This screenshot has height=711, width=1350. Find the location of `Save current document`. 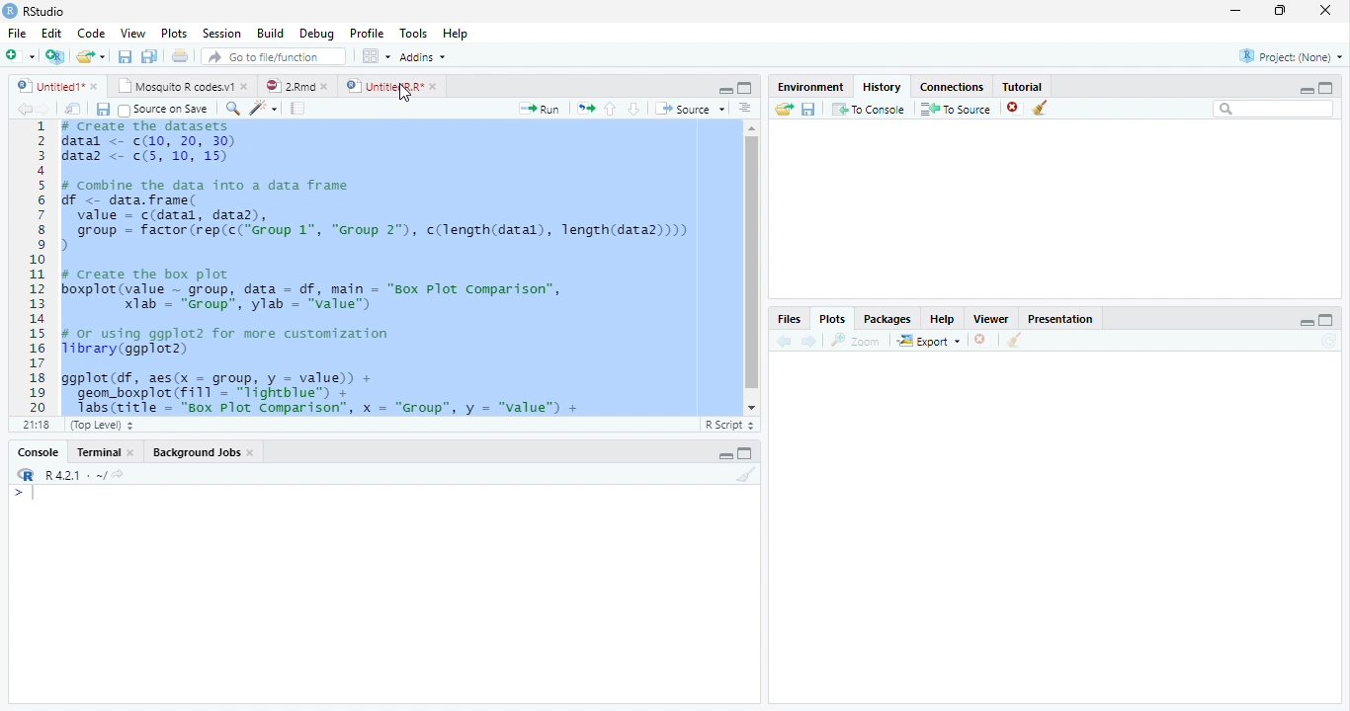

Save current document is located at coordinates (102, 109).